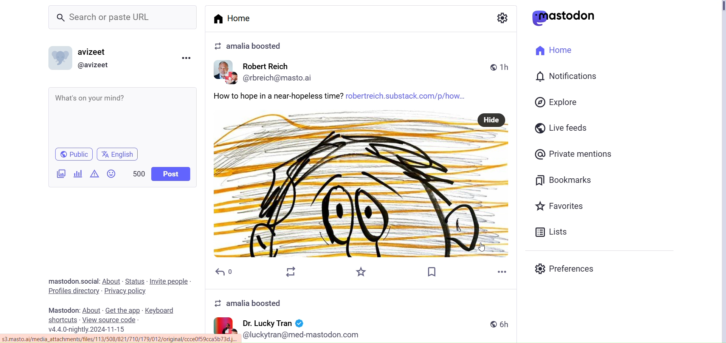 This screenshot has width=726, height=343. I want to click on Content Warning, so click(95, 173).